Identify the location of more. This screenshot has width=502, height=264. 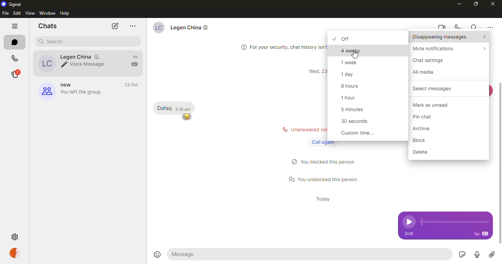
(132, 26).